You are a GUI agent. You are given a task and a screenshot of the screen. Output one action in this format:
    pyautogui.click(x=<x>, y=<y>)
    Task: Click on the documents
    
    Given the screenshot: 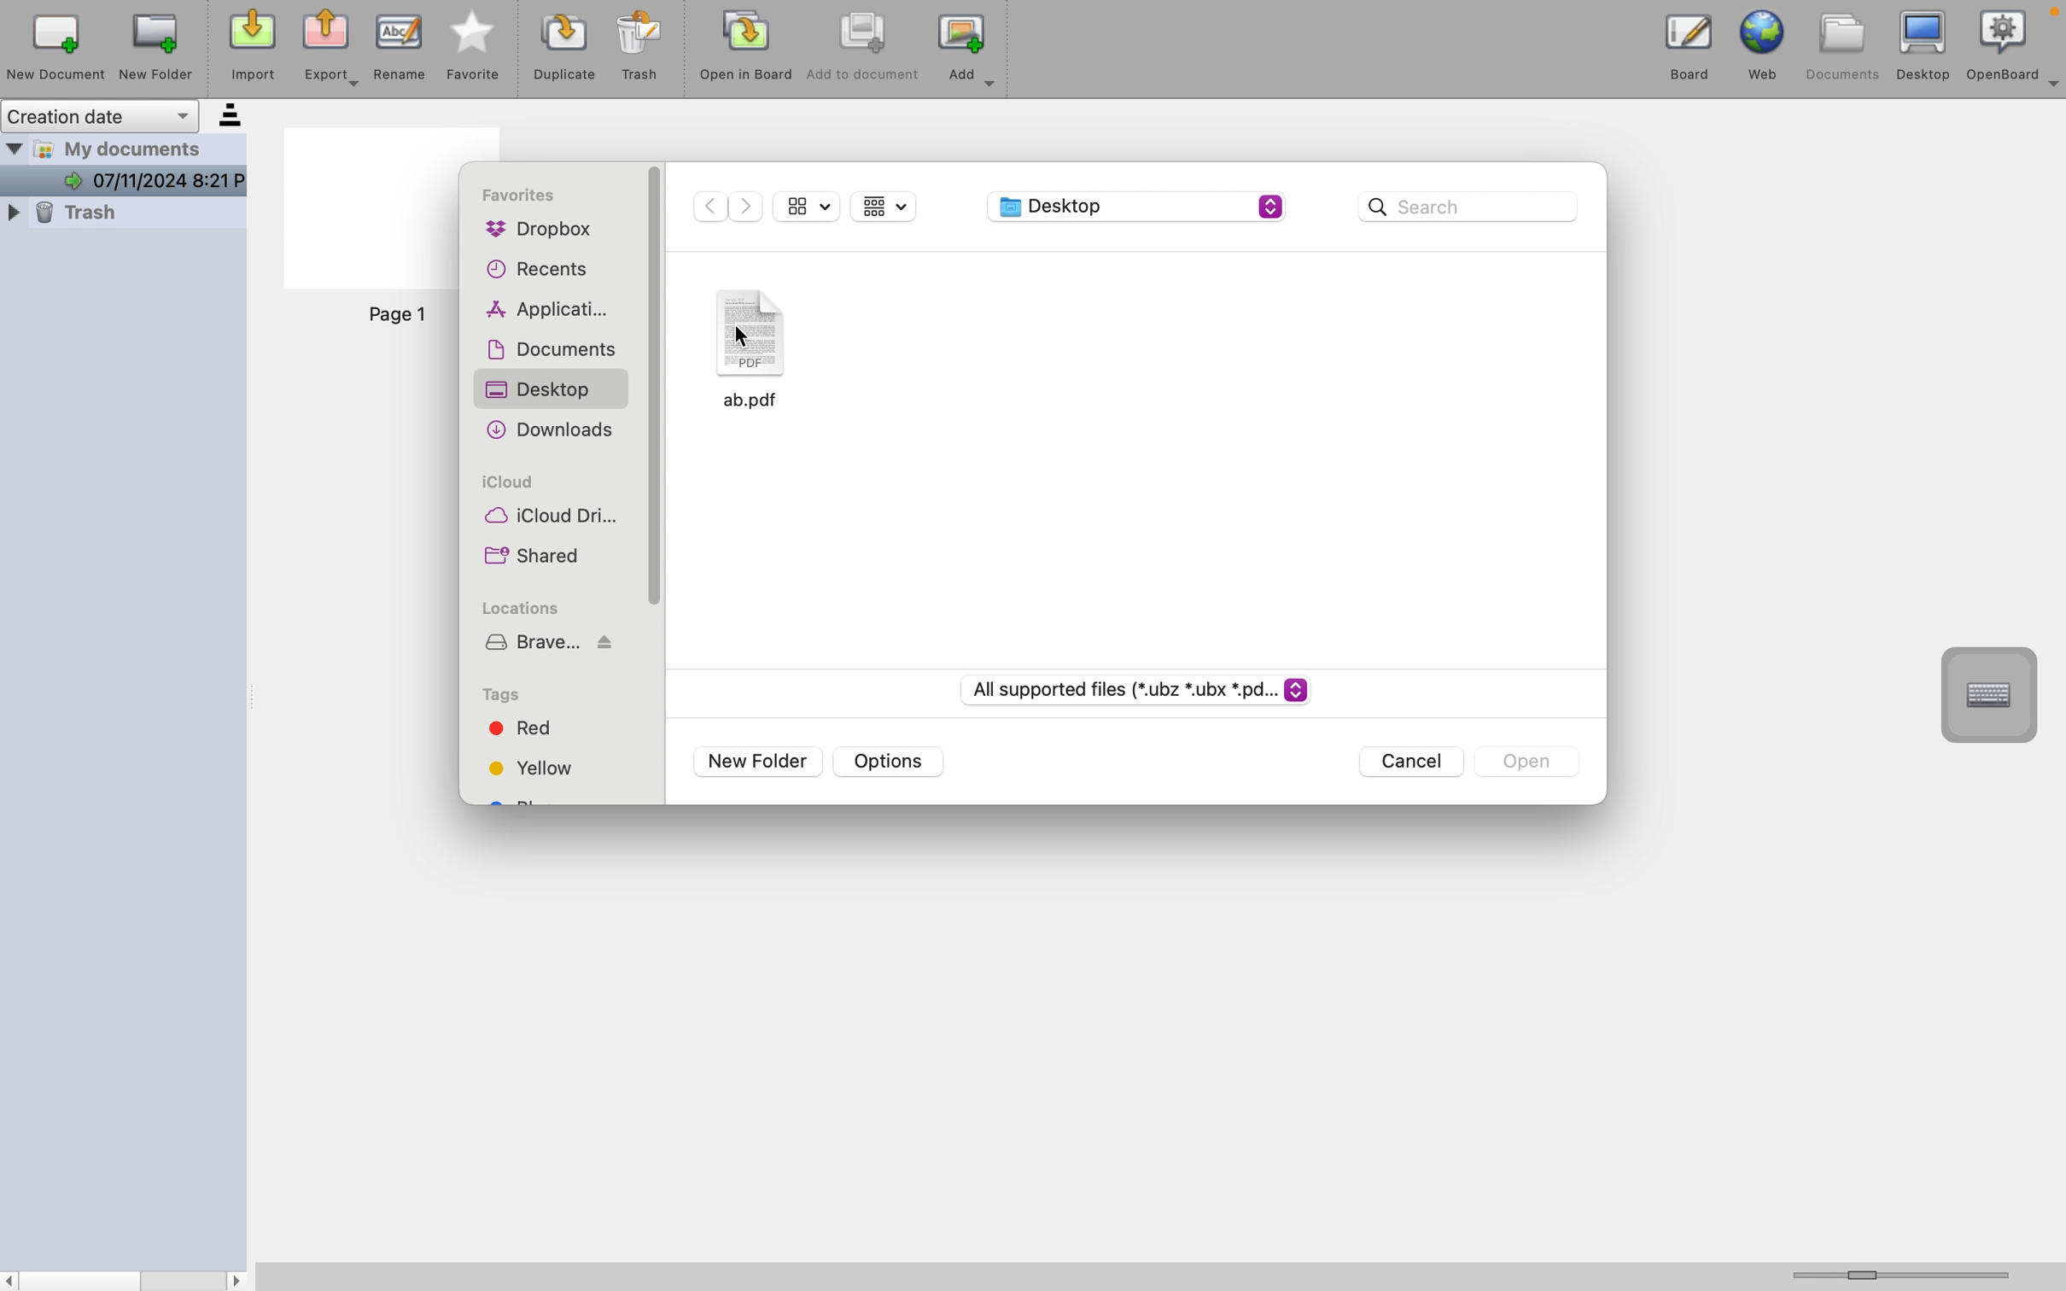 What is the action you would take?
    pyautogui.click(x=1847, y=44)
    